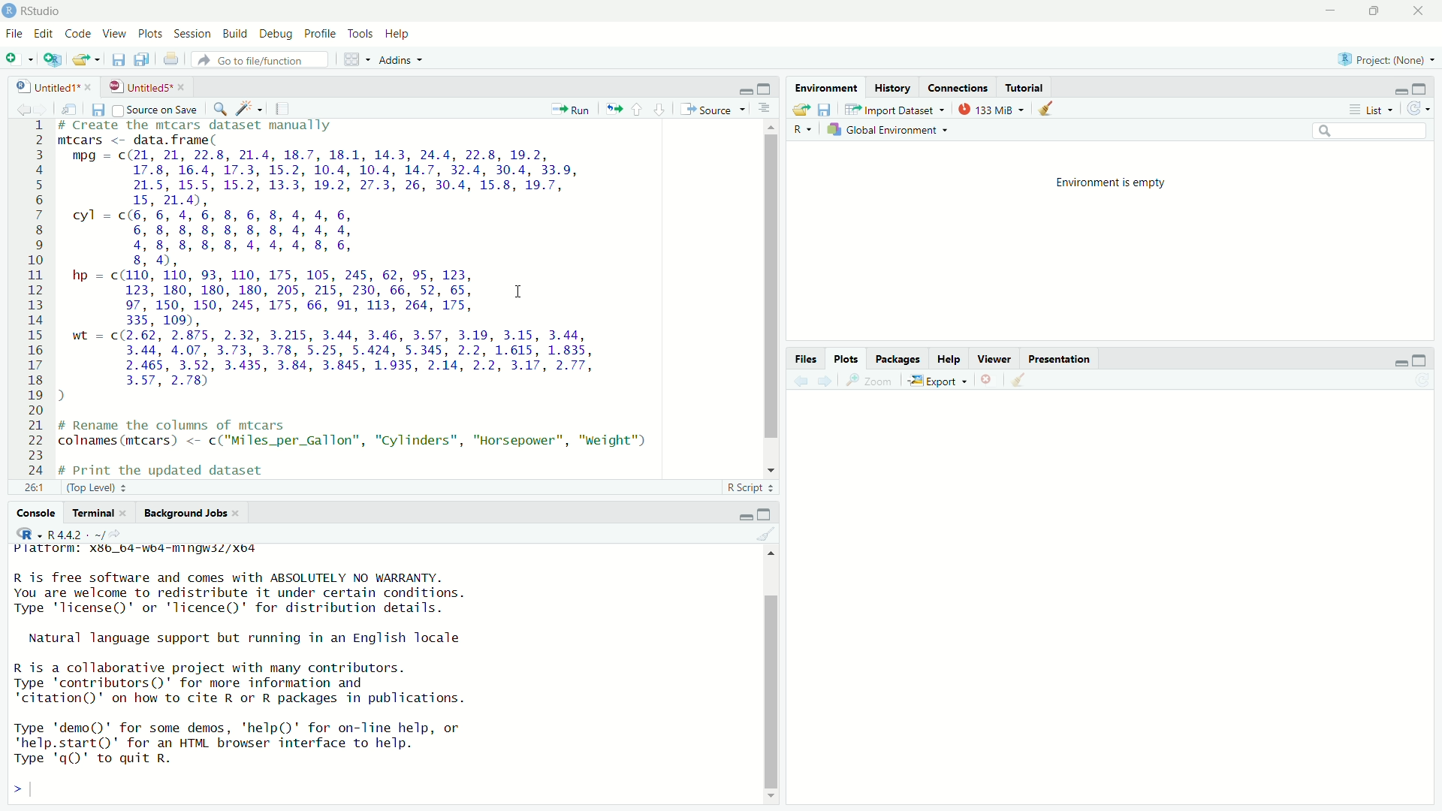 Image resolution: width=1442 pixels, height=811 pixels. Describe the element at coordinates (572, 110) in the screenshot. I see `Run` at that location.